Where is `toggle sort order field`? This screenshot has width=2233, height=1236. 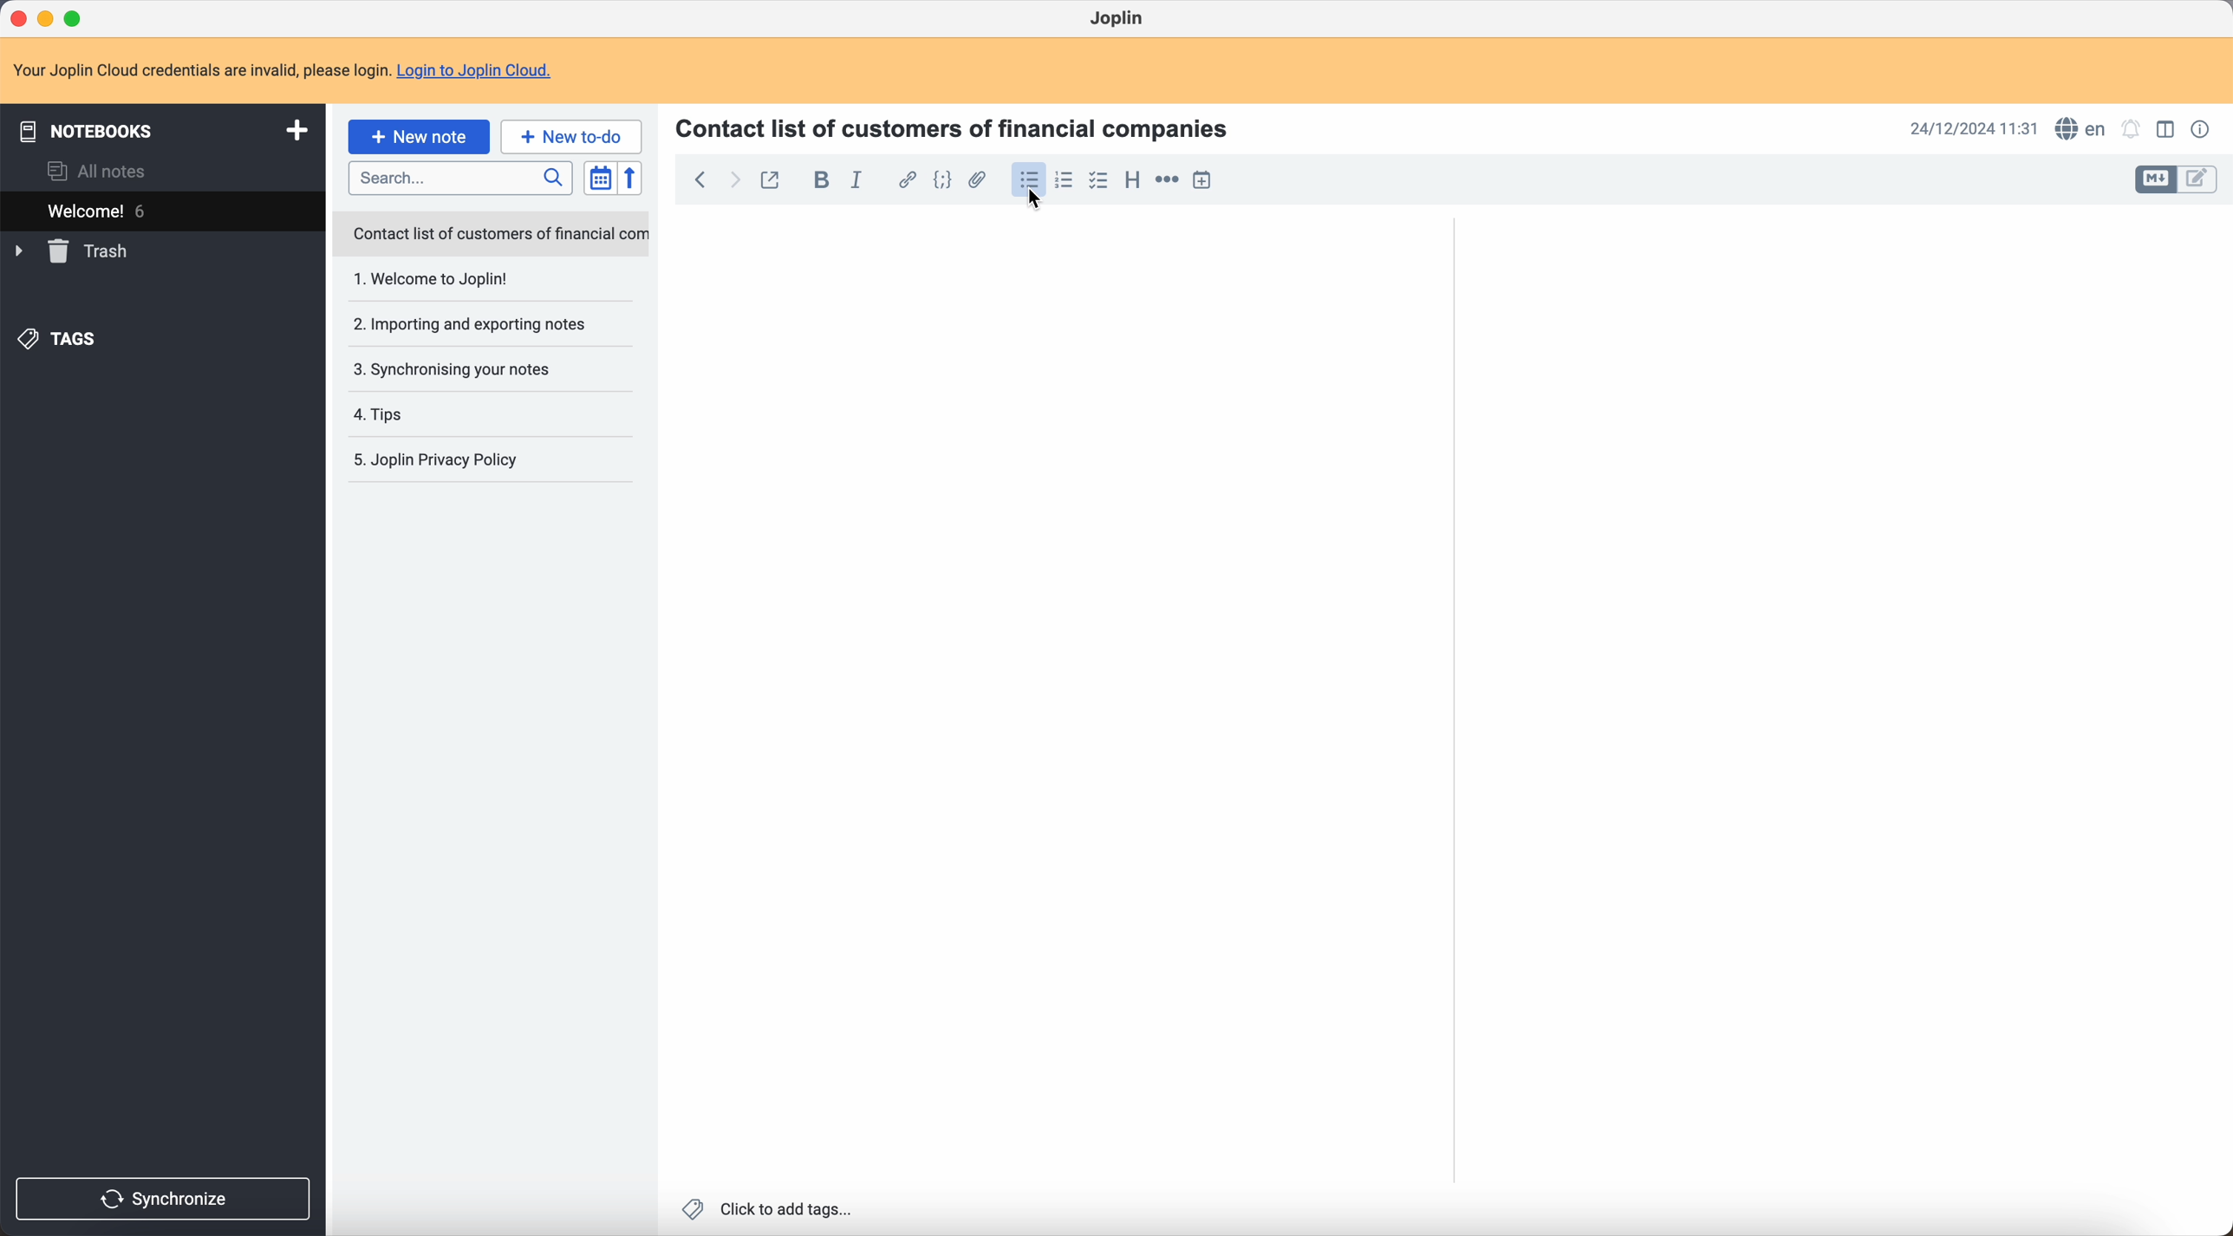 toggle sort order field is located at coordinates (596, 178).